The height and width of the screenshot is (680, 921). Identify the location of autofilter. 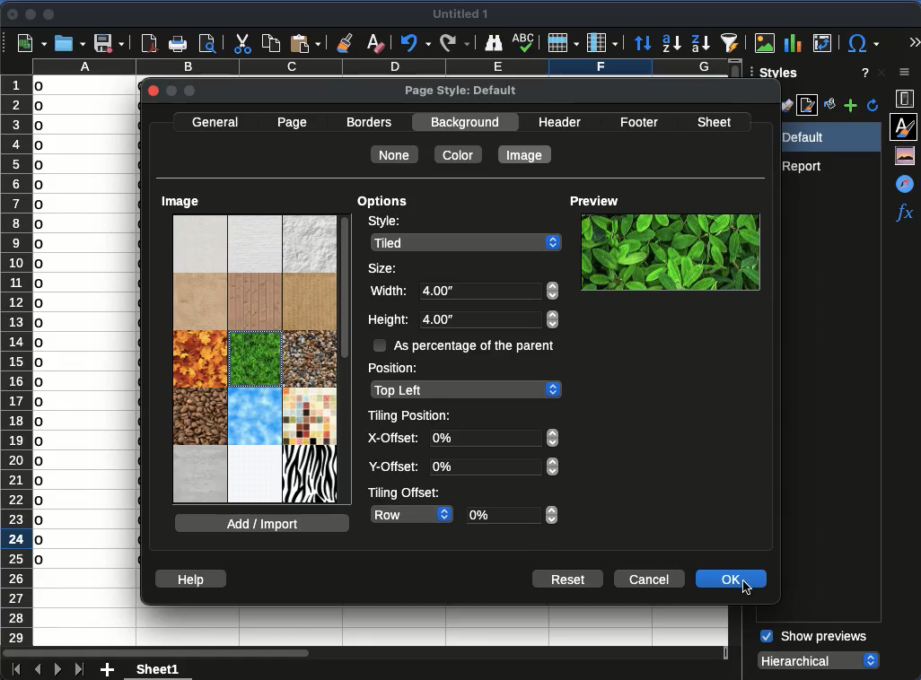
(731, 41).